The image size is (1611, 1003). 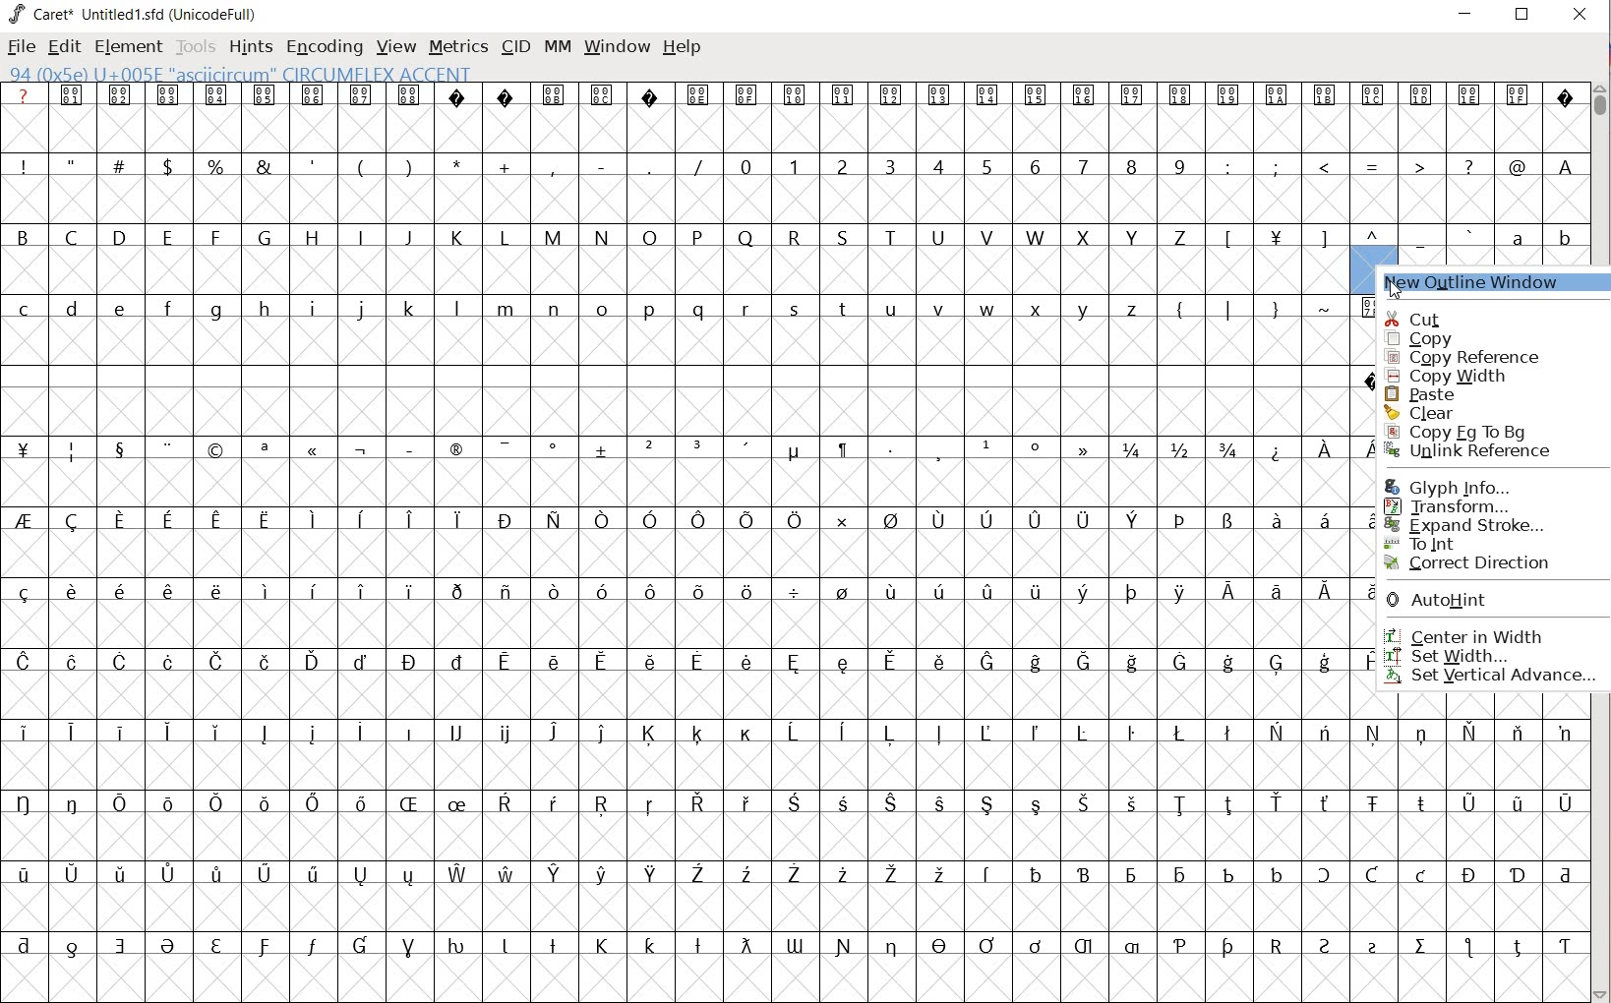 I want to click on paste, so click(x=1438, y=393).